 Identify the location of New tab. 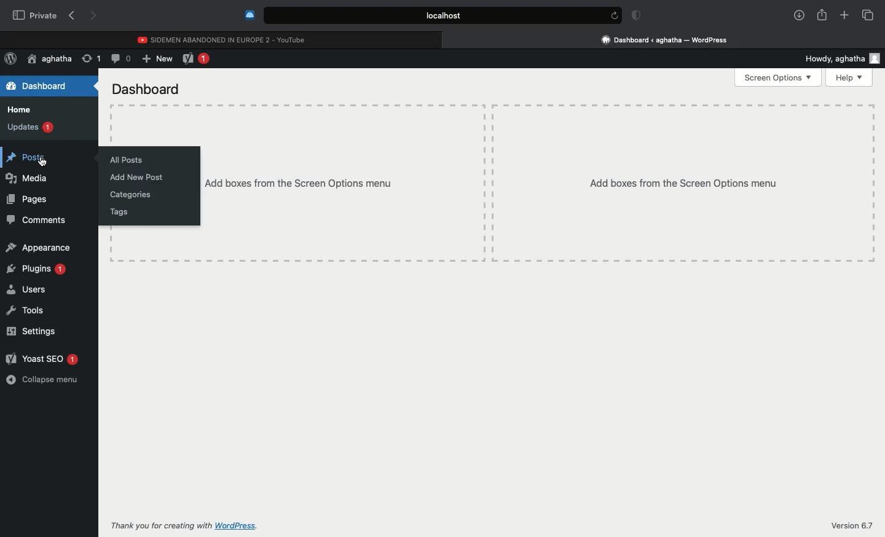
(844, 15).